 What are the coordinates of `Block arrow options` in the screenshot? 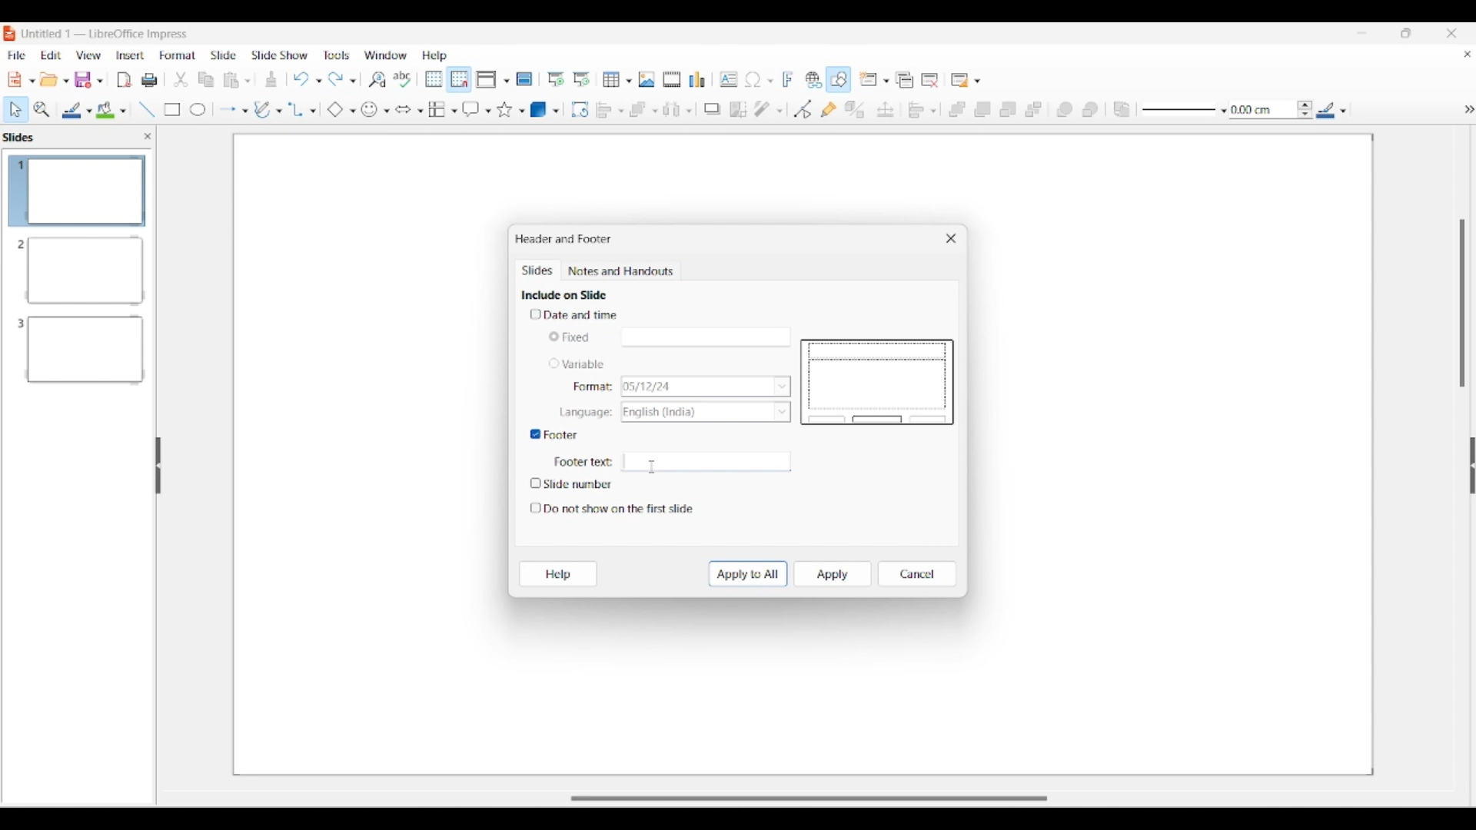 It's located at (410, 110).